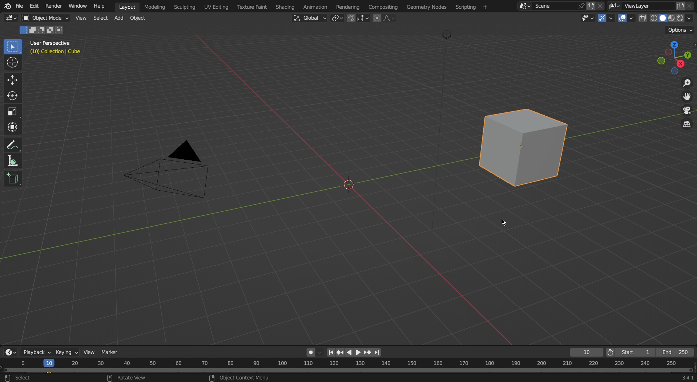 This screenshot has height=382, width=697. What do you see at coordinates (672, 56) in the screenshot?
I see `Viewport` at bounding box center [672, 56].